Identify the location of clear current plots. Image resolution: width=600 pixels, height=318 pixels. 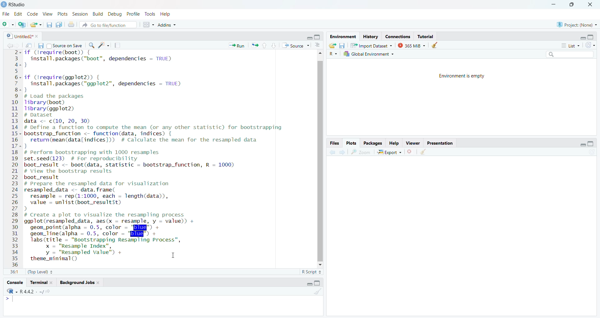
(411, 152).